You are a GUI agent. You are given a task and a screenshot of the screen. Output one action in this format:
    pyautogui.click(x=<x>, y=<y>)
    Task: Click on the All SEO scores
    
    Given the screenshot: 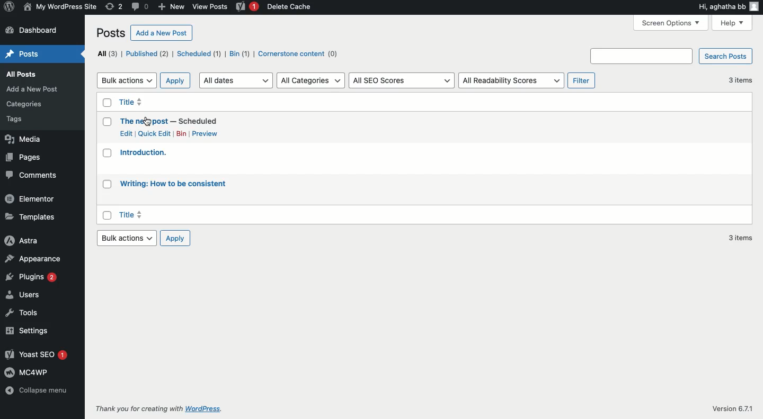 What is the action you would take?
    pyautogui.click(x=401, y=80)
    